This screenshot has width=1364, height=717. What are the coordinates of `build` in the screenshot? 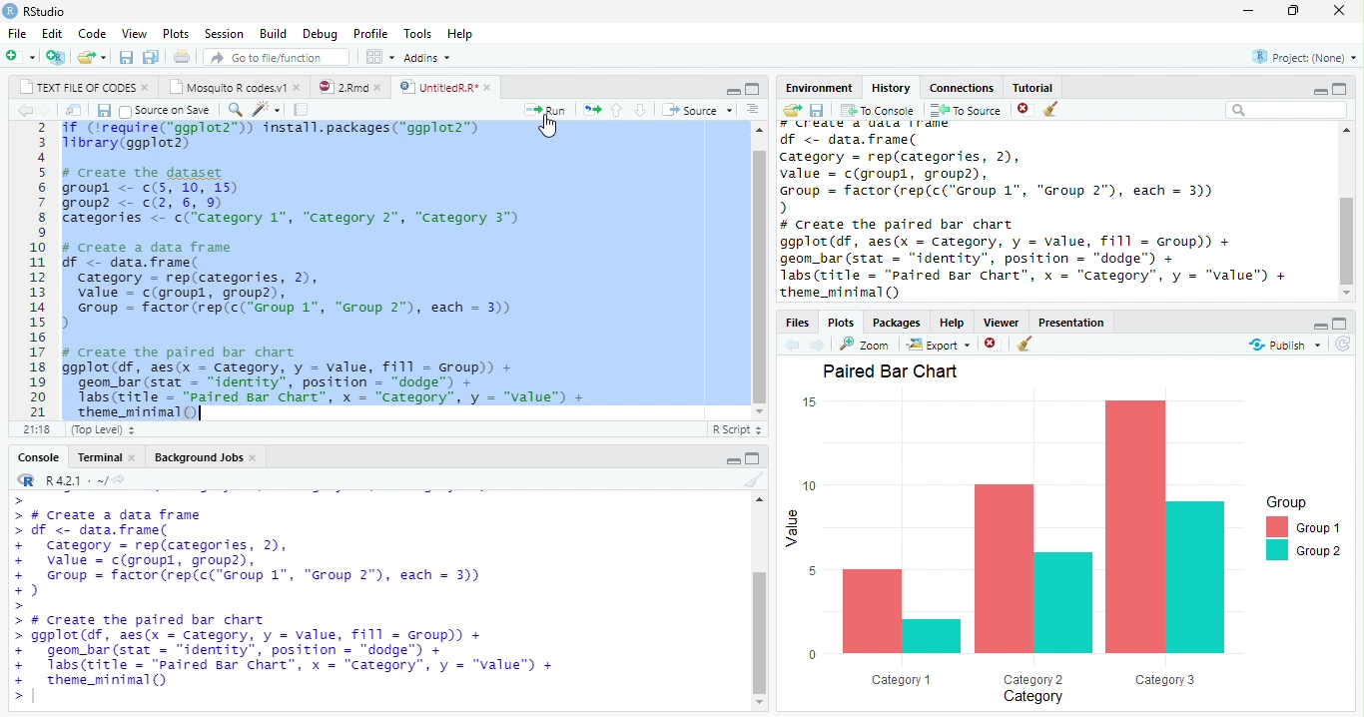 It's located at (273, 31).